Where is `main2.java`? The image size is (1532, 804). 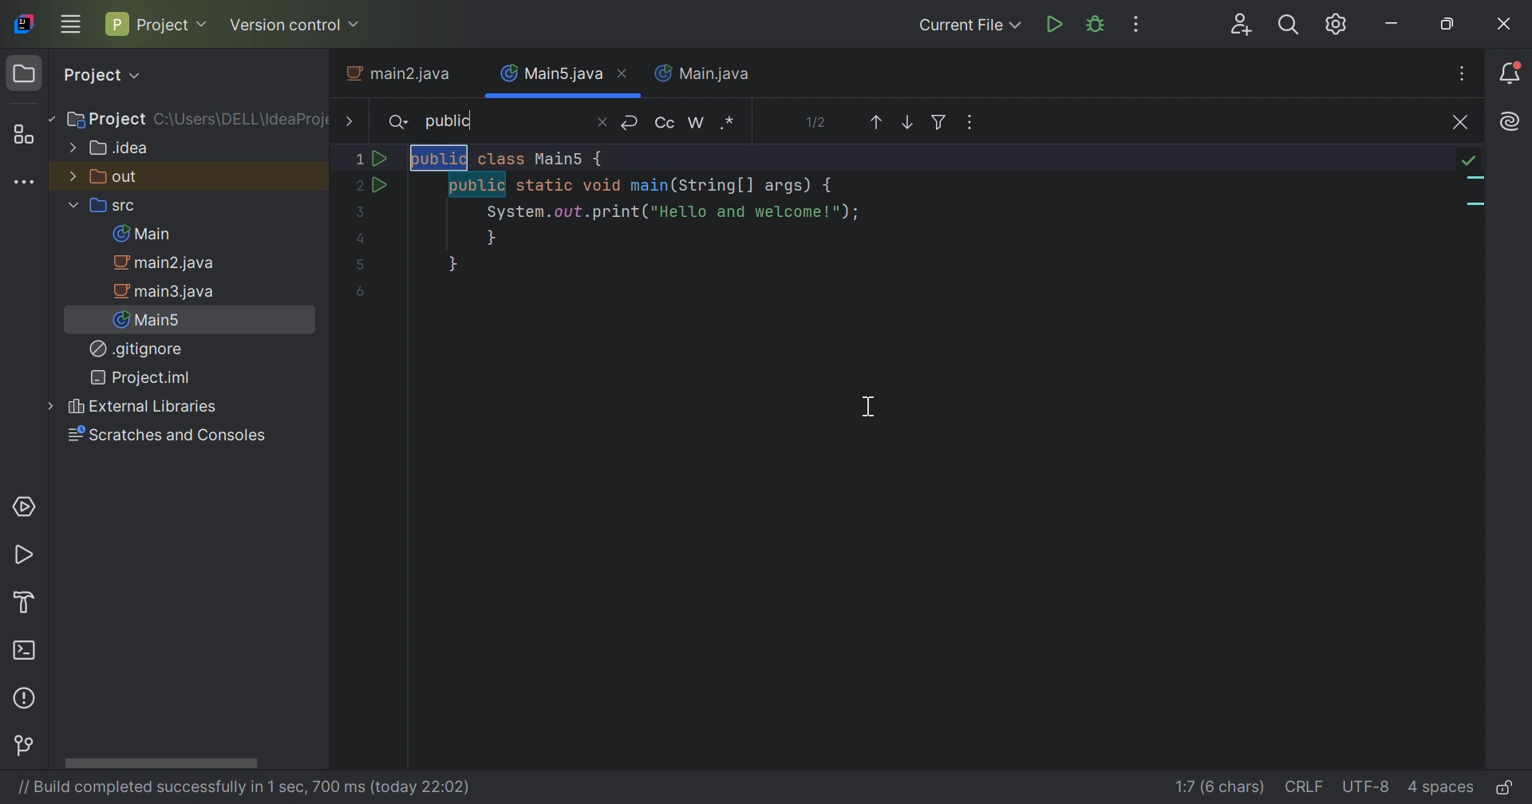
main2.java is located at coordinates (402, 74).